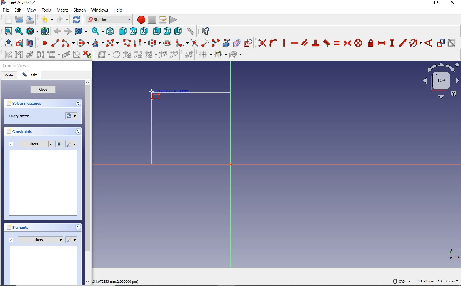 Image resolution: width=461 pixels, height=286 pixels. Describe the element at coordinates (358, 43) in the screenshot. I see `constrain block` at that location.